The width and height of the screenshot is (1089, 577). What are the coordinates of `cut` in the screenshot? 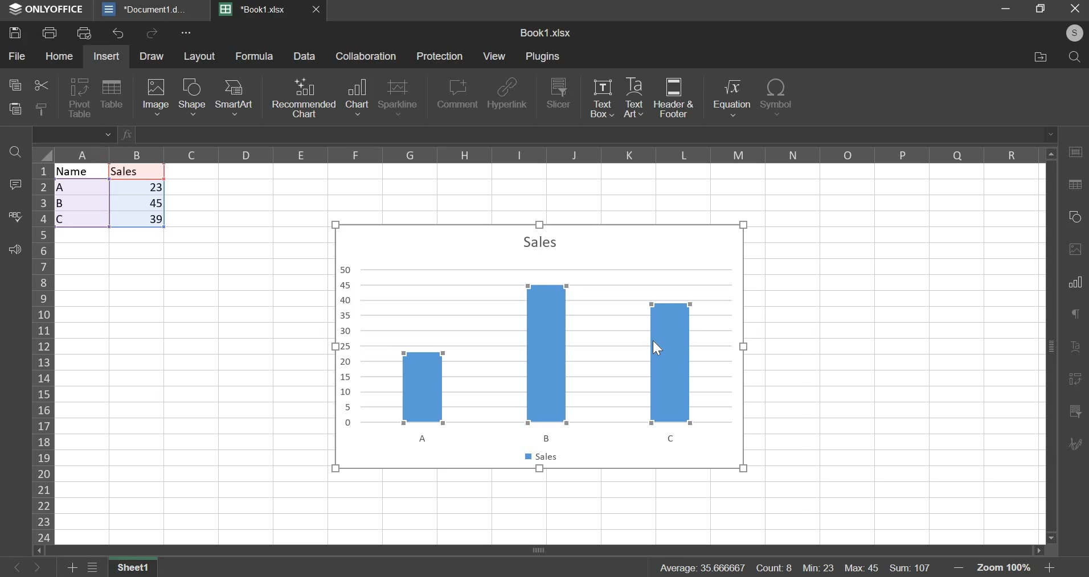 It's located at (40, 85).